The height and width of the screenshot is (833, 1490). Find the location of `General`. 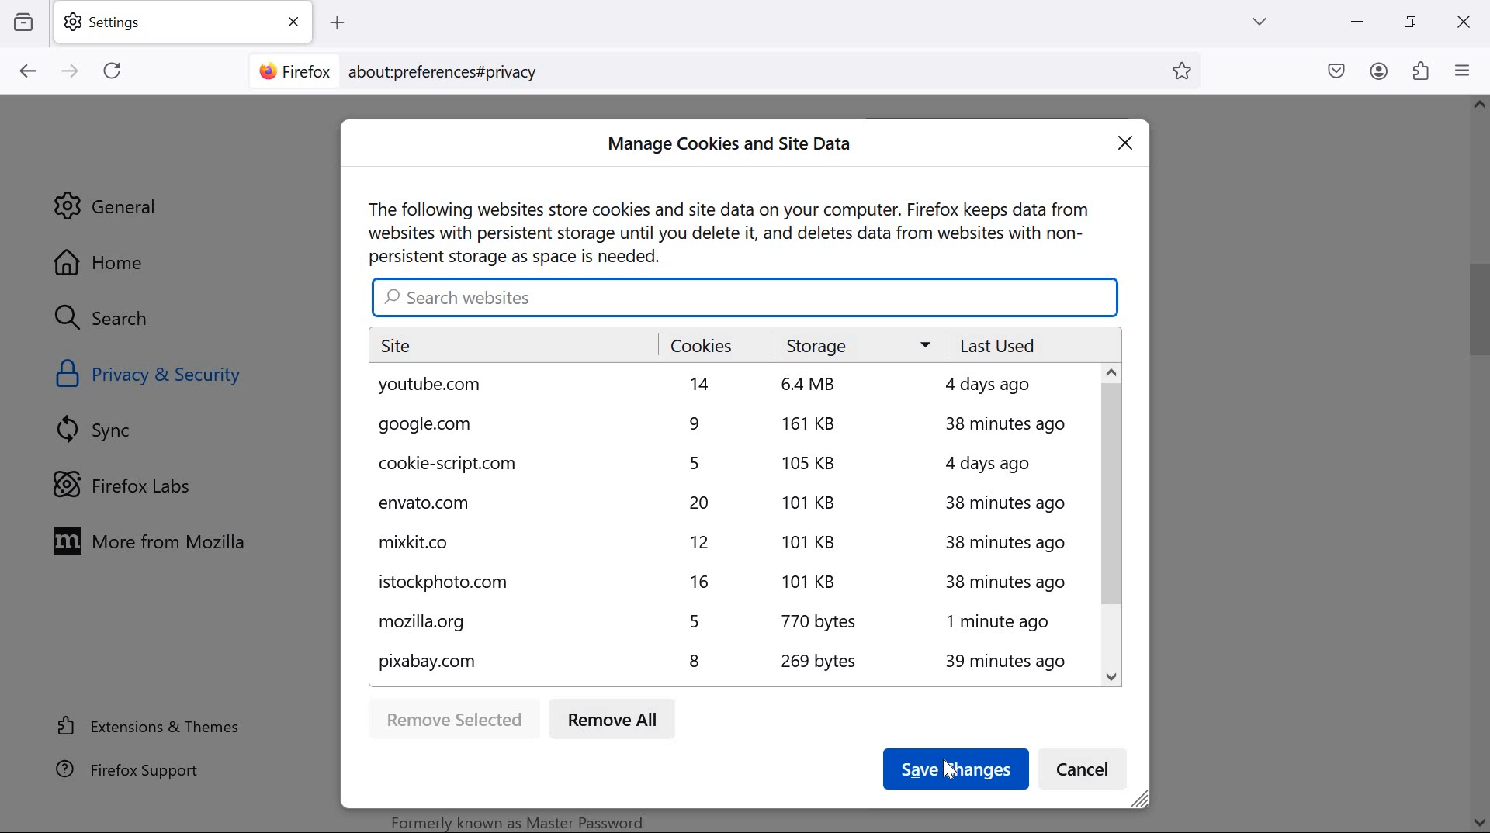

General is located at coordinates (110, 206).